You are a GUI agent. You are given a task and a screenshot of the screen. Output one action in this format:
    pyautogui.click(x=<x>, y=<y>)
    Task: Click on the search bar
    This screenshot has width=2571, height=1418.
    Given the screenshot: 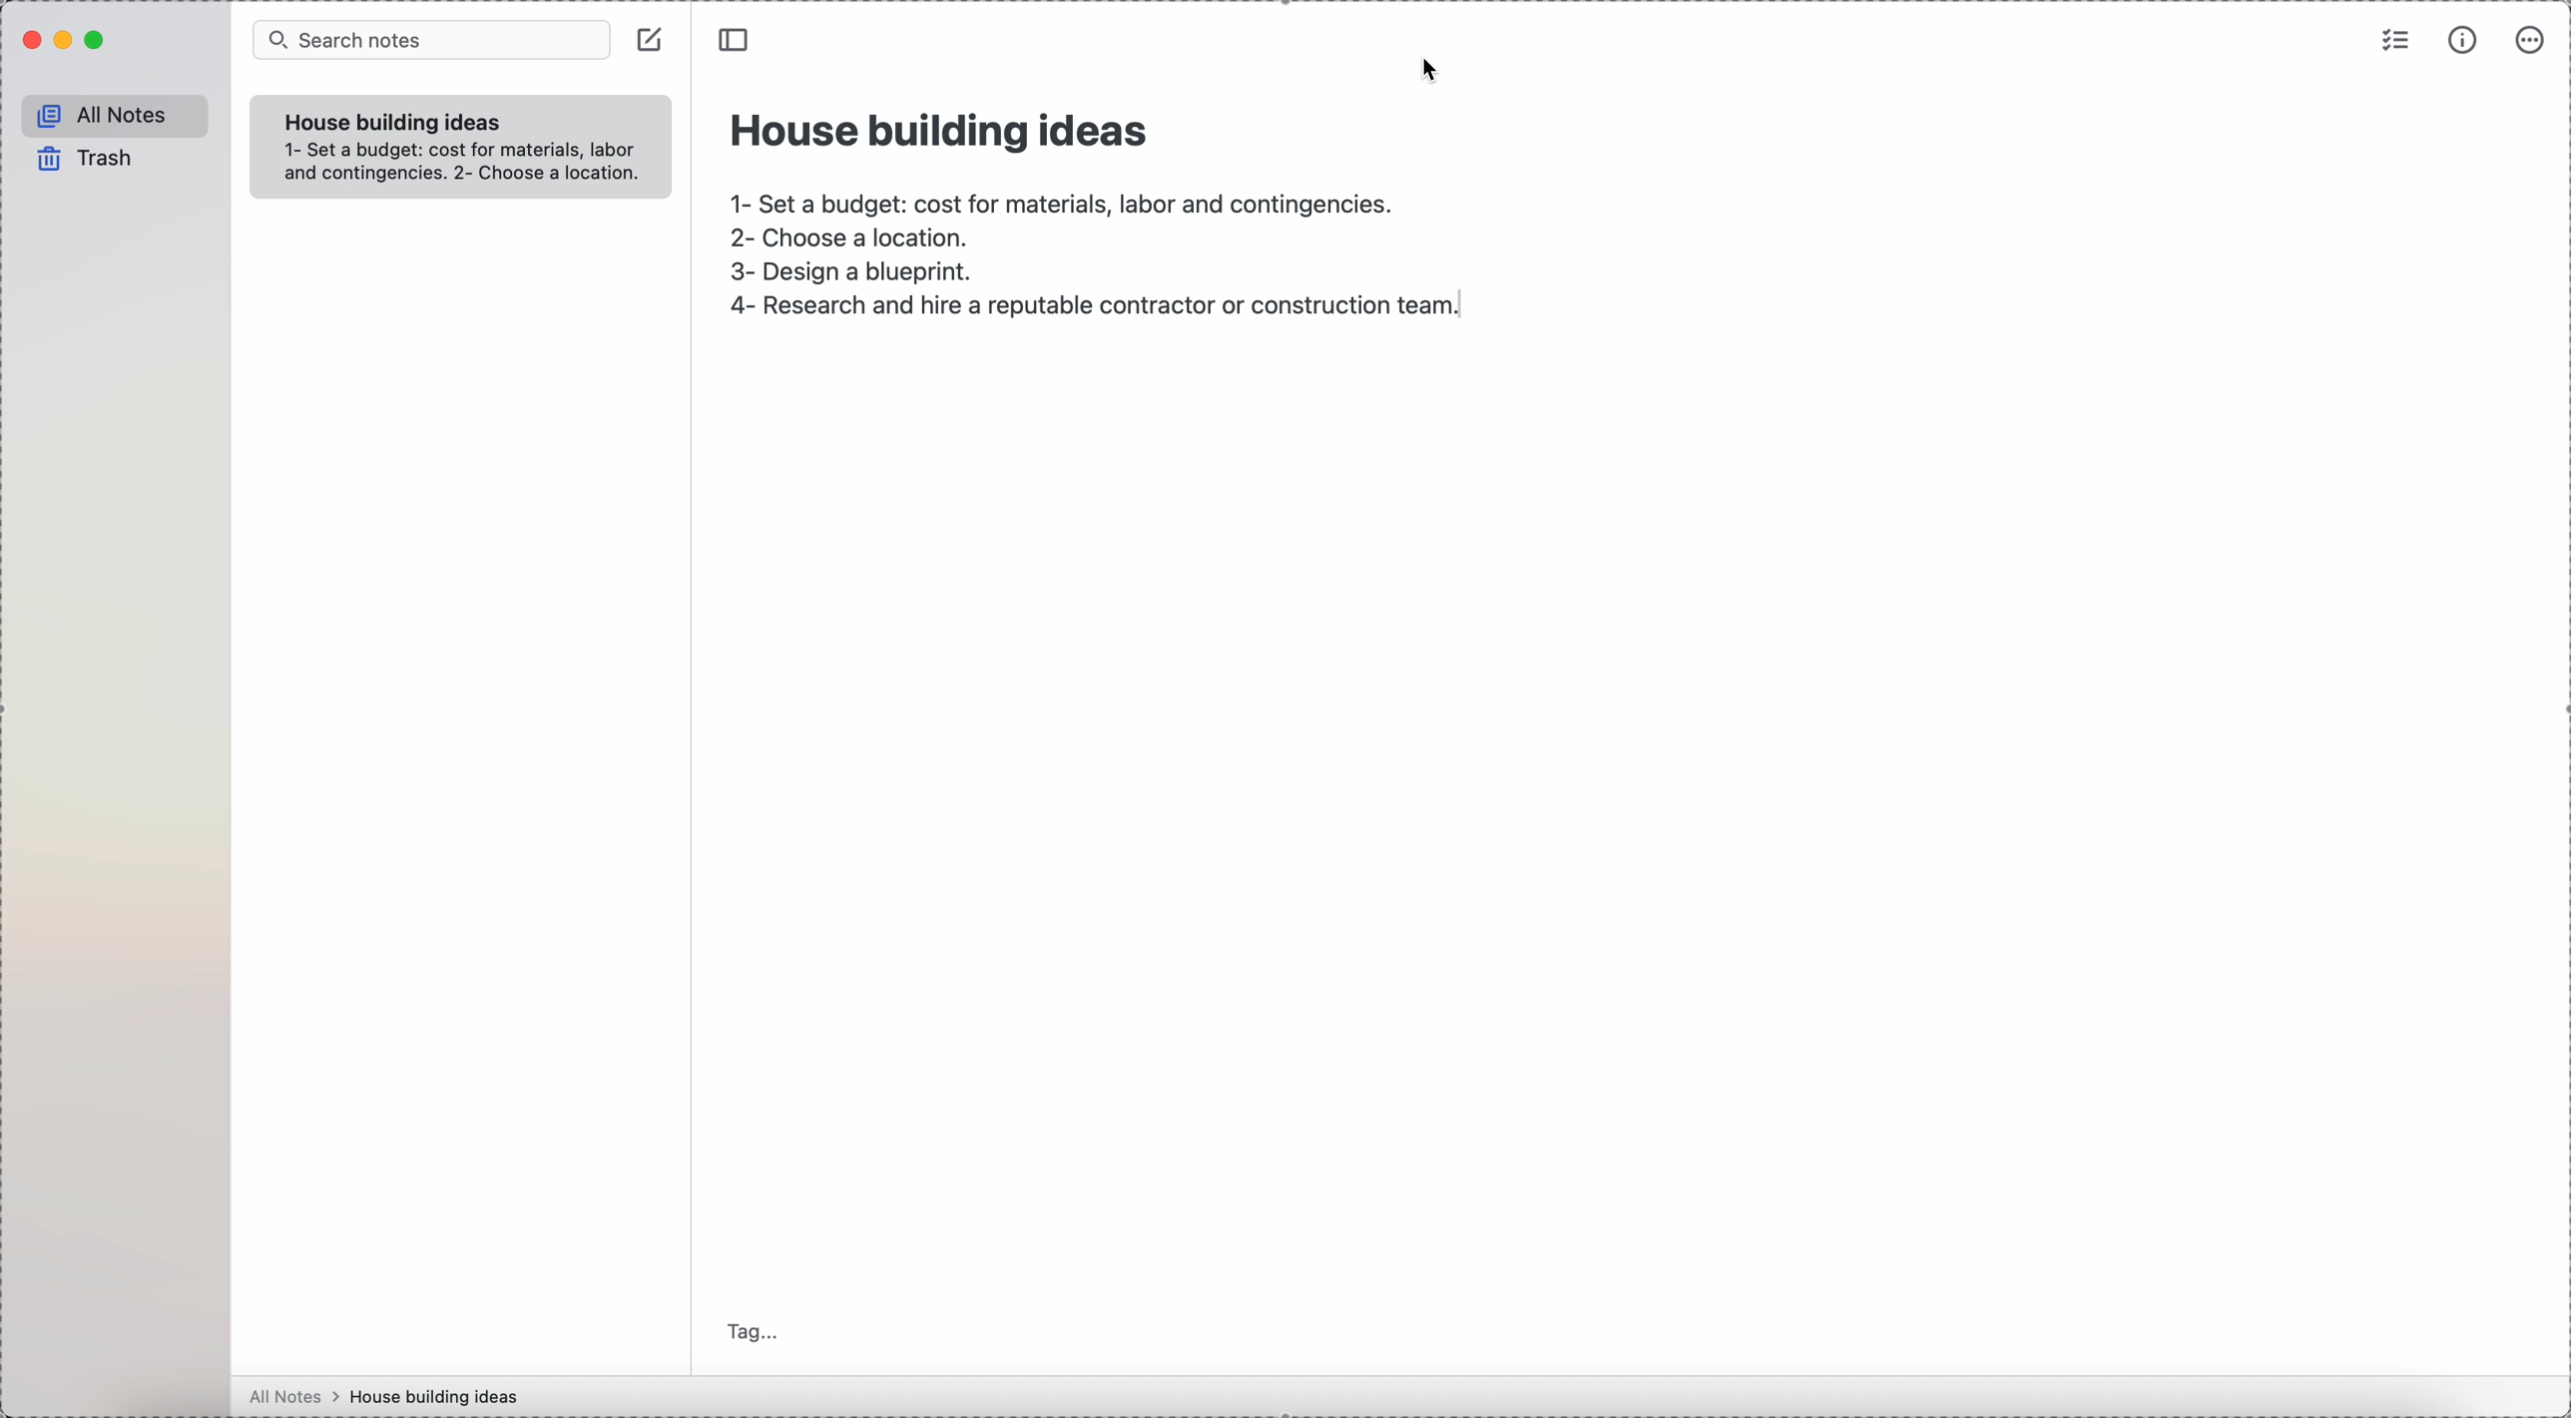 What is the action you would take?
    pyautogui.click(x=429, y=41)
    